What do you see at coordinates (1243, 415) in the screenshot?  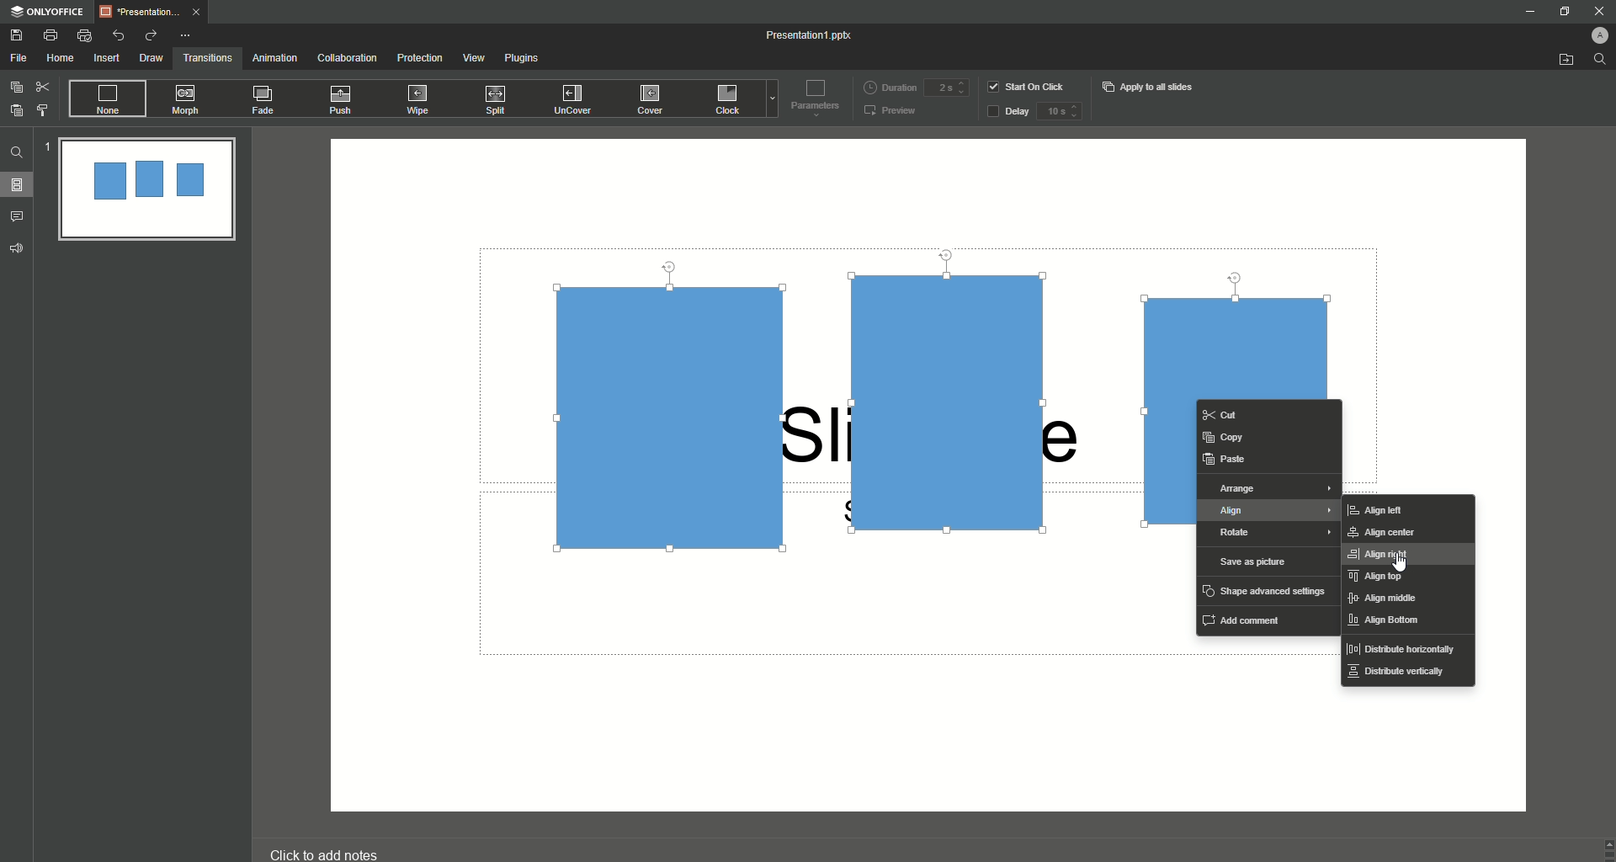 I see `Cut` at bounding box center [1243, 415].